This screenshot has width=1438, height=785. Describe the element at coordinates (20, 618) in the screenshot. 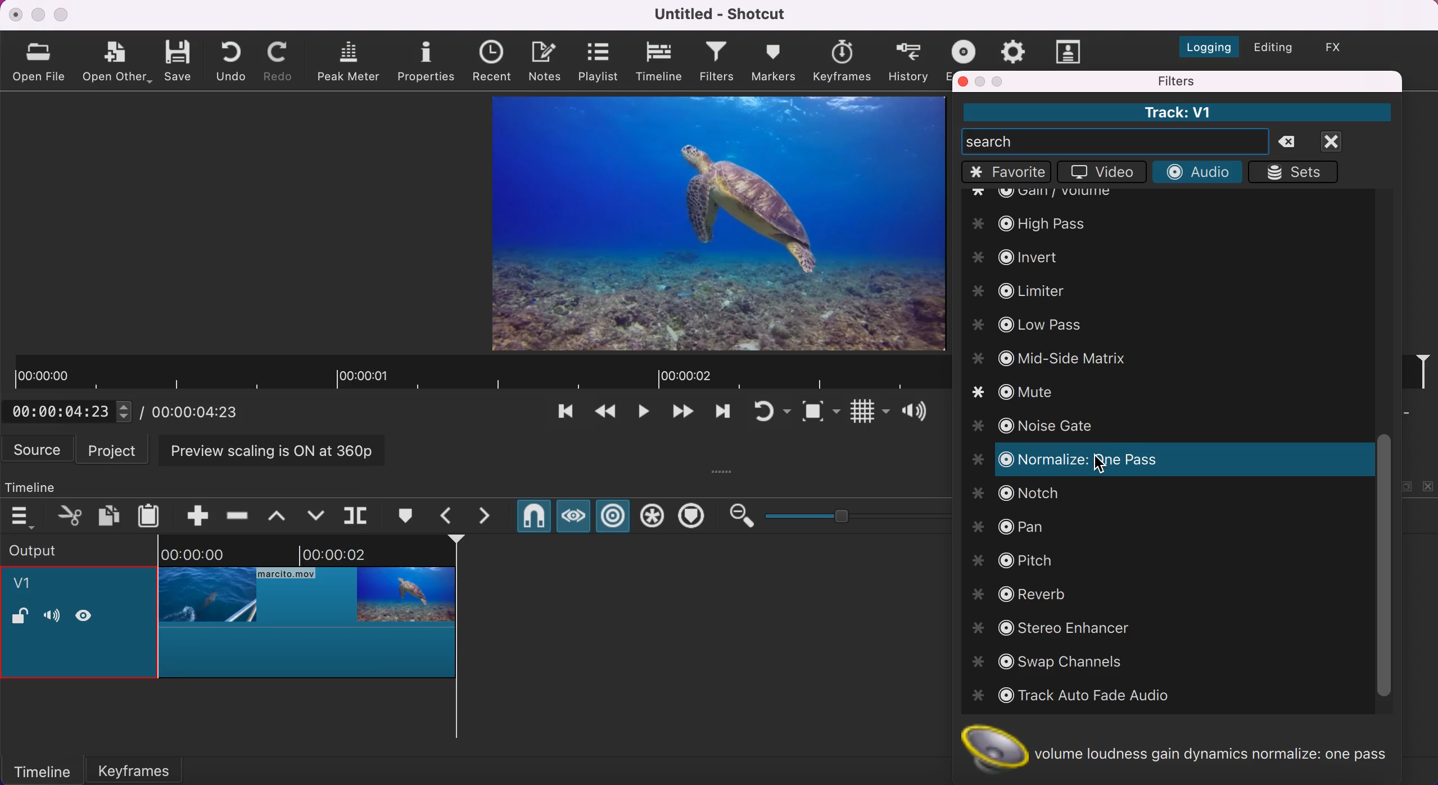

I see `lock` at that location.